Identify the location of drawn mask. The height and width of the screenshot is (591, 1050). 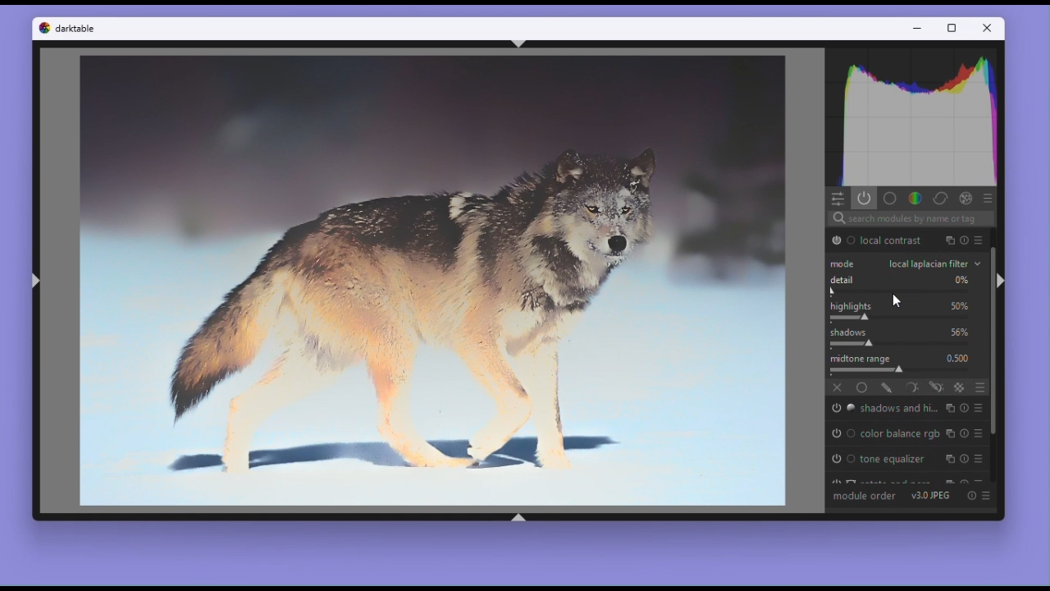
(888, 387).